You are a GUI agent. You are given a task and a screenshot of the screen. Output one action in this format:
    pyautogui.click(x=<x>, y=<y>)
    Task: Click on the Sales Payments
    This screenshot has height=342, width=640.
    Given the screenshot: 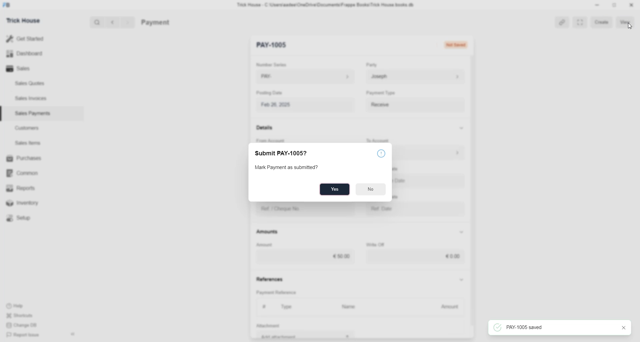 What is the action you would take?
    pyautogui.click(x=34, y=113)
    